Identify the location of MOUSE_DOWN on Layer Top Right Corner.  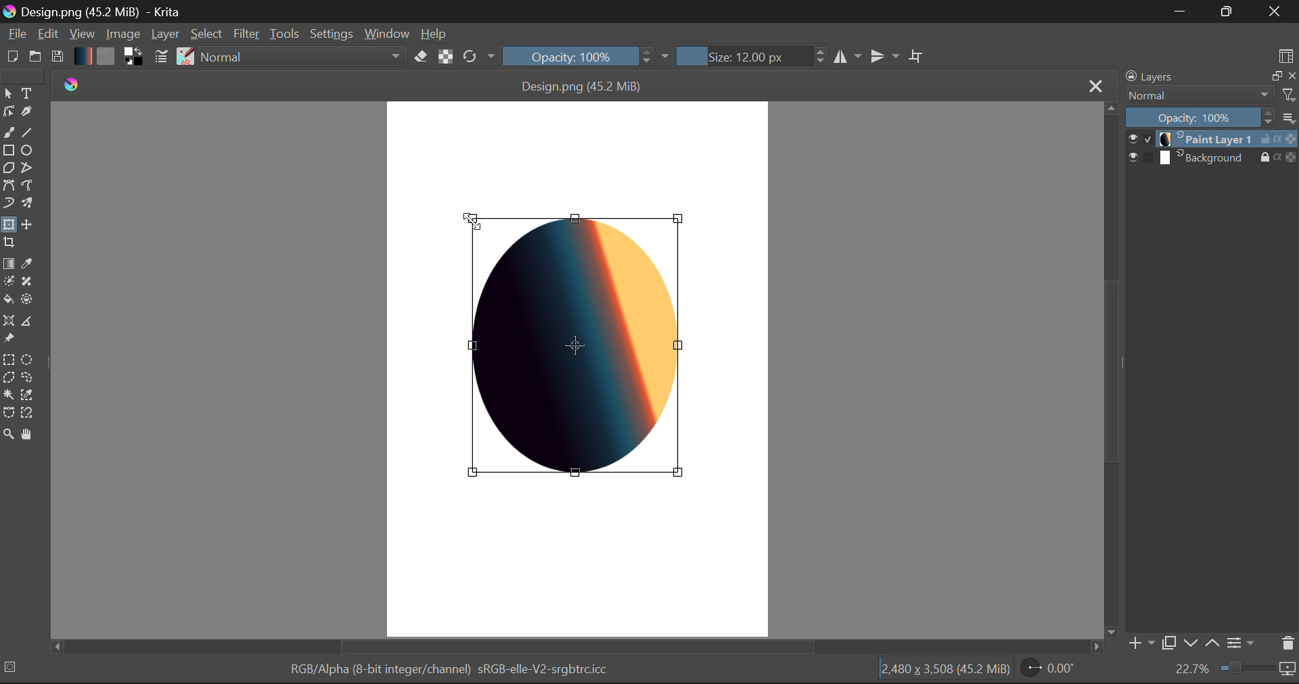
(476, 220).